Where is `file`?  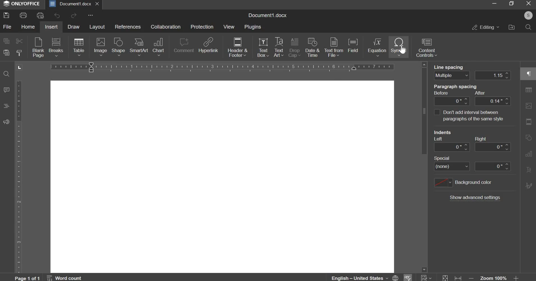 file is located at coordinates (7, 26).